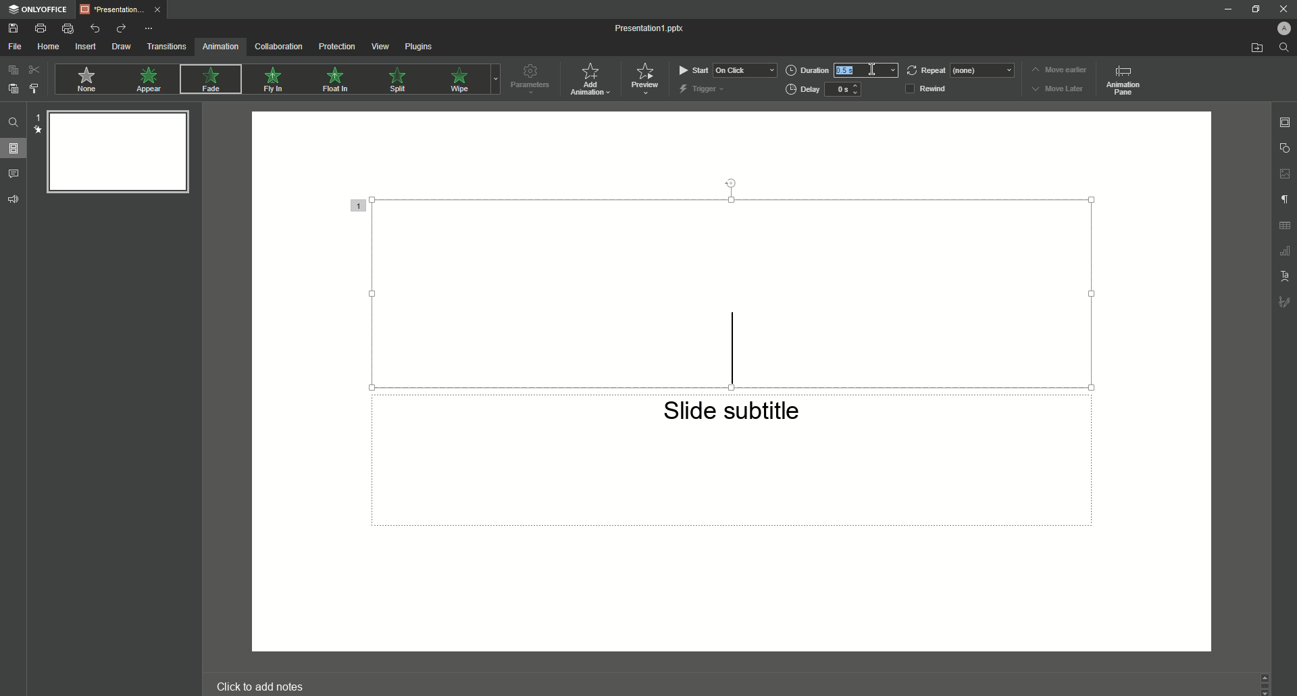 The height and width of the screenshot is (696, 1297). Describe the element at coordinates (1121, 79) in the screenshot. I see `Animation pane` at that location.